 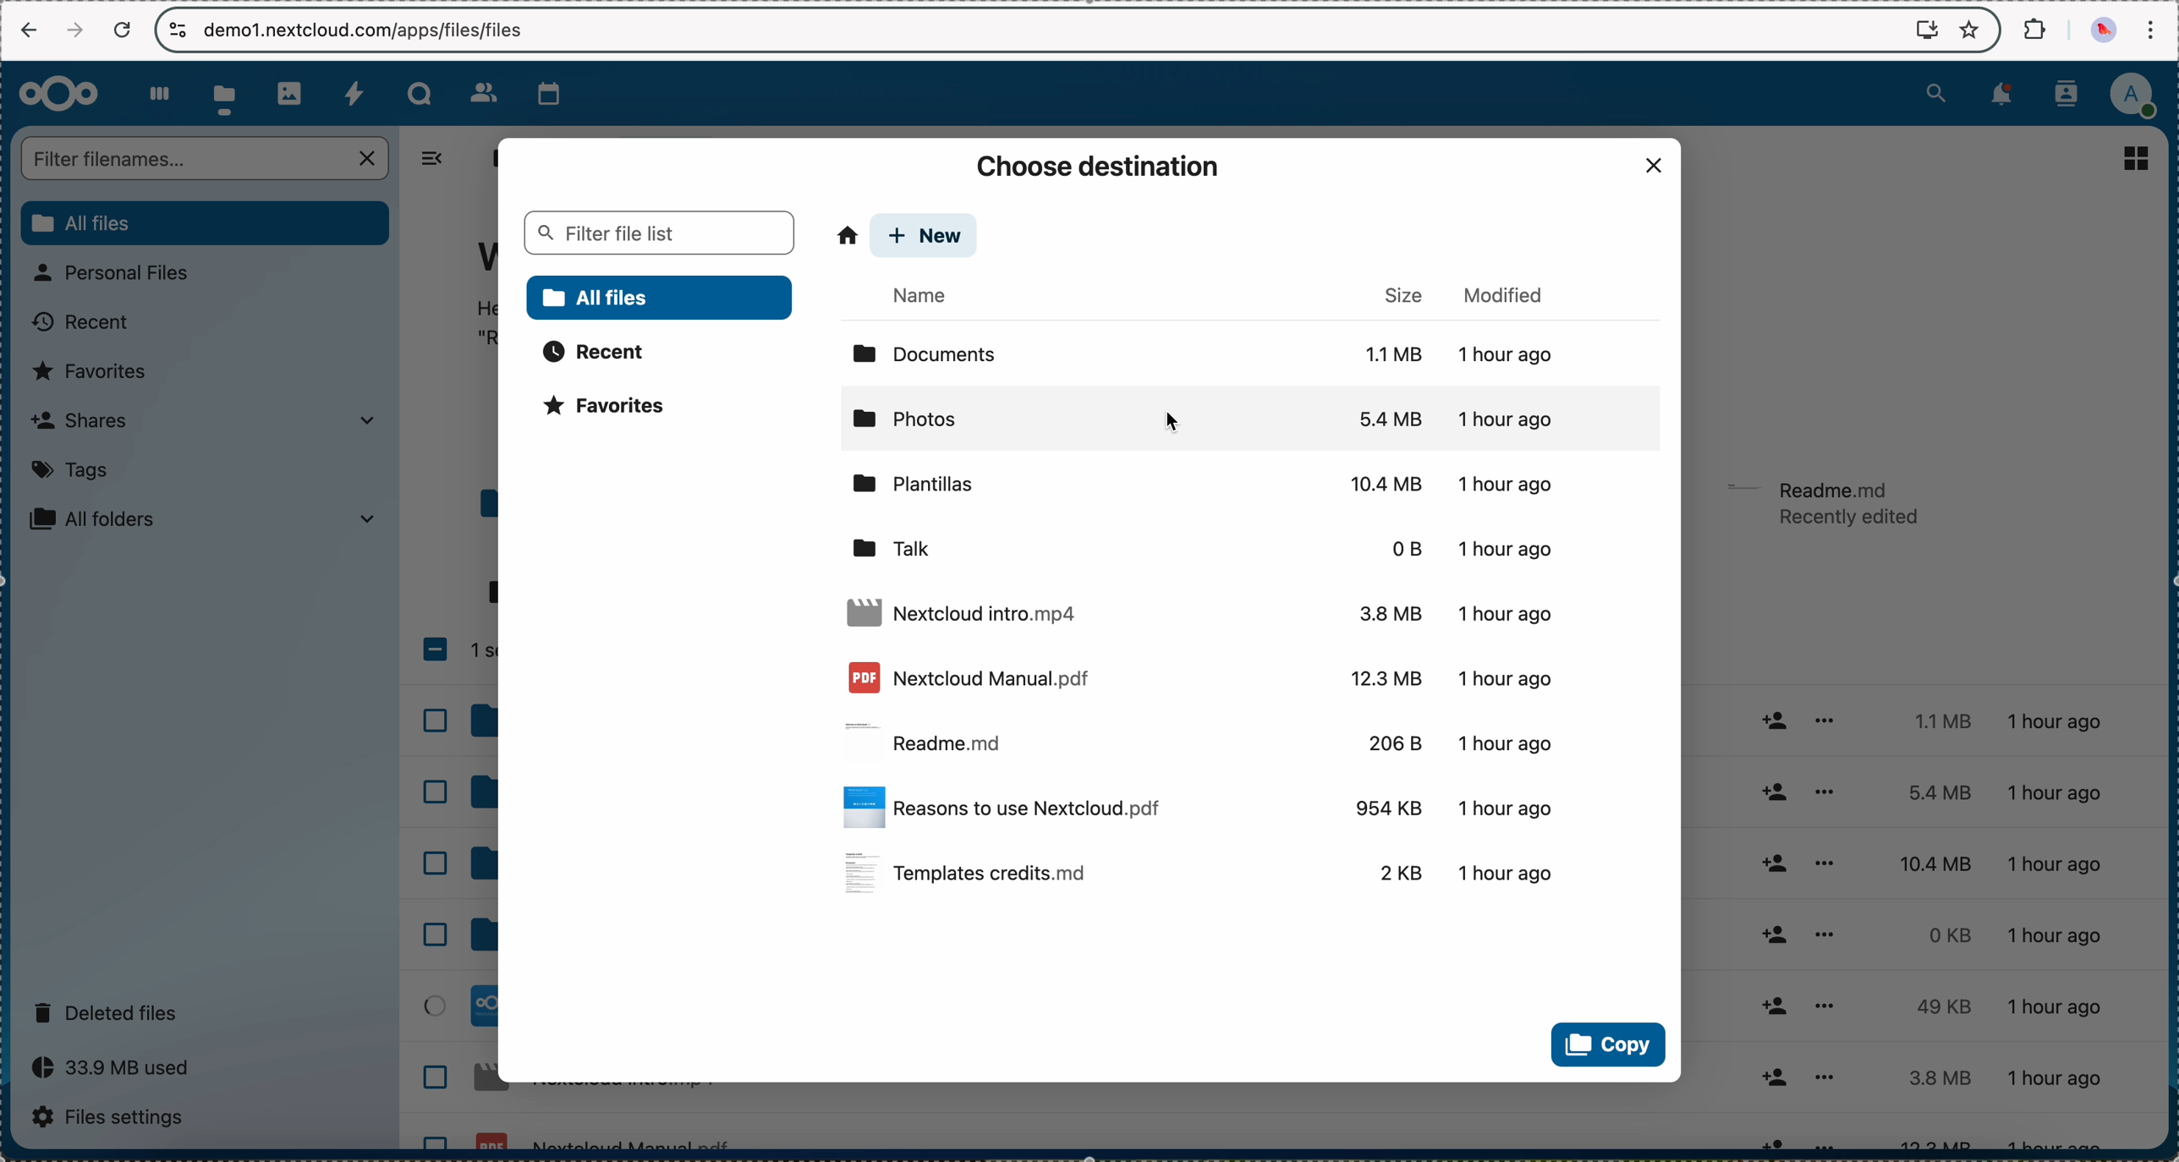 What do you see at coordinates (156, 91) in the screenshot?
I see `dashboard` at bounding box center [156, 91].